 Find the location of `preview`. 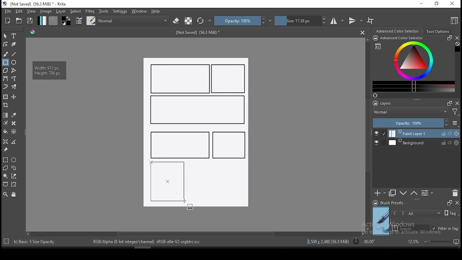

preview is located at coordinates (381, 221).